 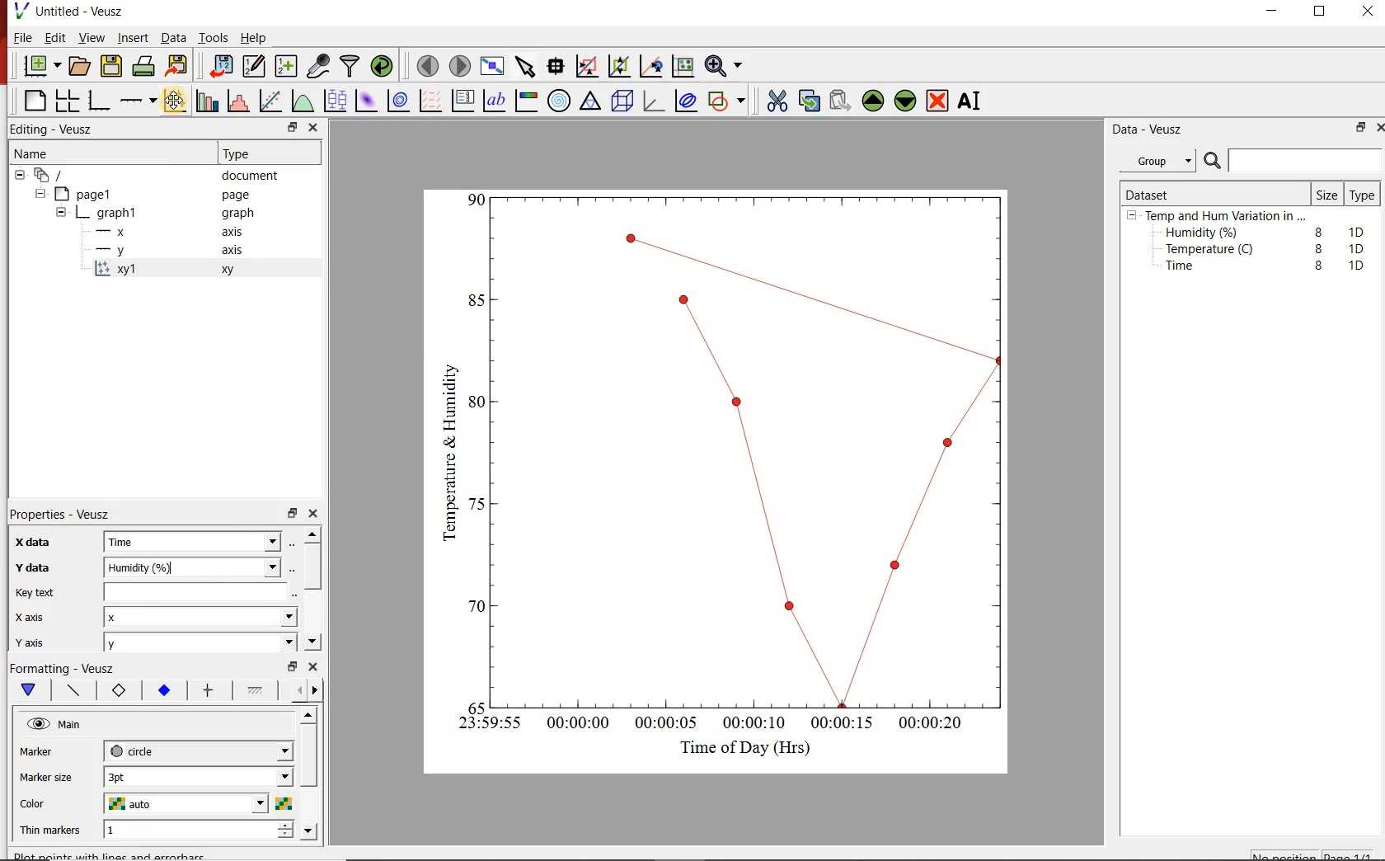 What do you see at coordinates (1154, 192) in the screenshot?
I see `Dataset` at bounding box center [1154, 192].